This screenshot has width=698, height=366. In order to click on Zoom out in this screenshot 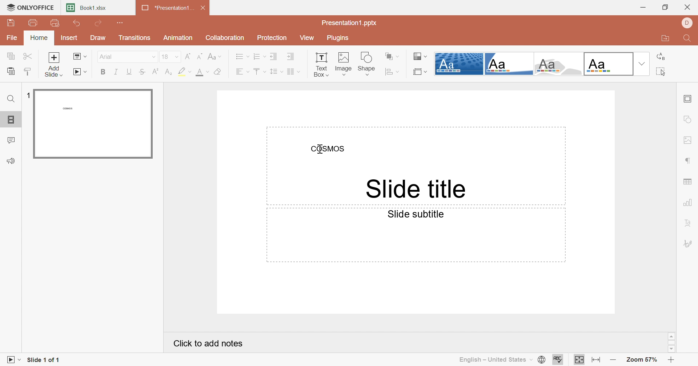, I will do `click(613, 361)`.